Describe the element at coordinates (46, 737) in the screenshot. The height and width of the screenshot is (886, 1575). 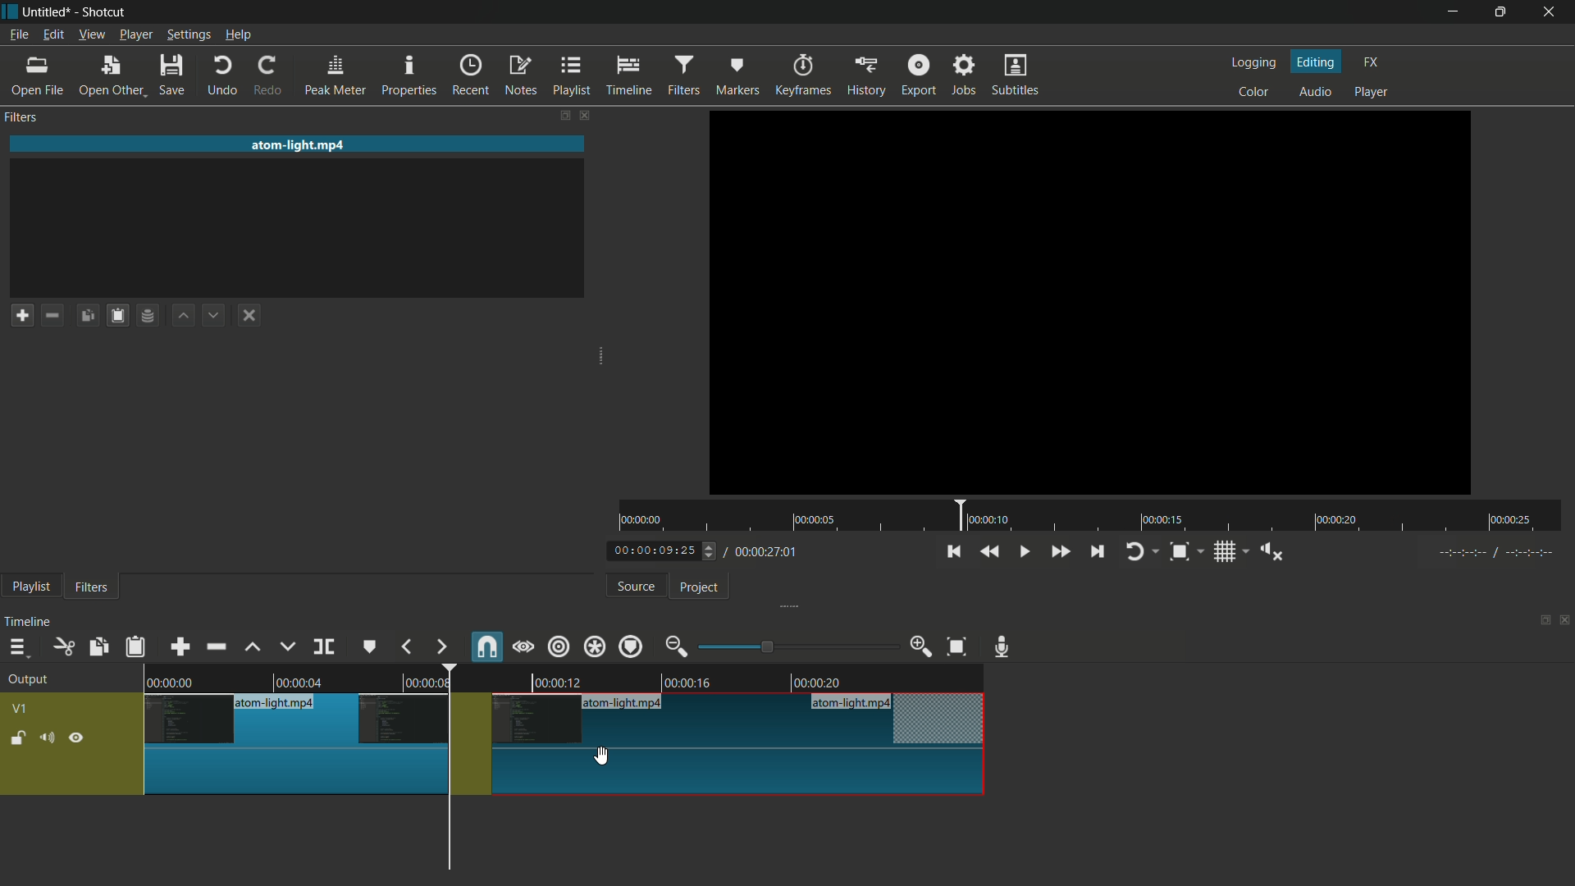
I see `mute` at that location.